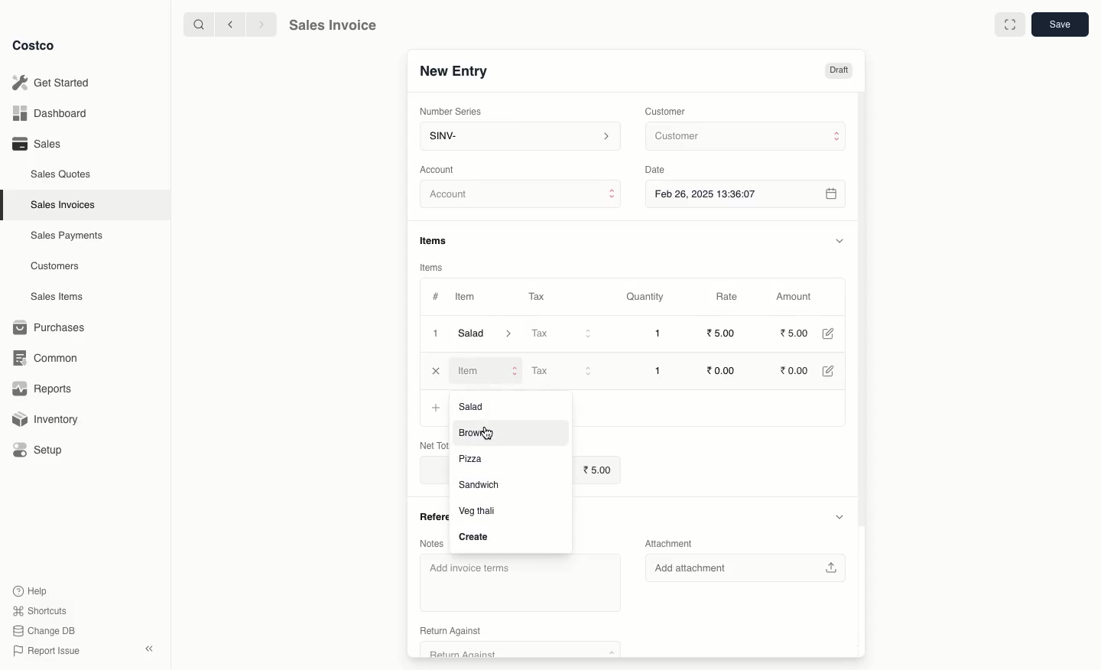  Describe the element at coordinates (333, 27) in the screenshot. I see `Sales Invoice` at that location.